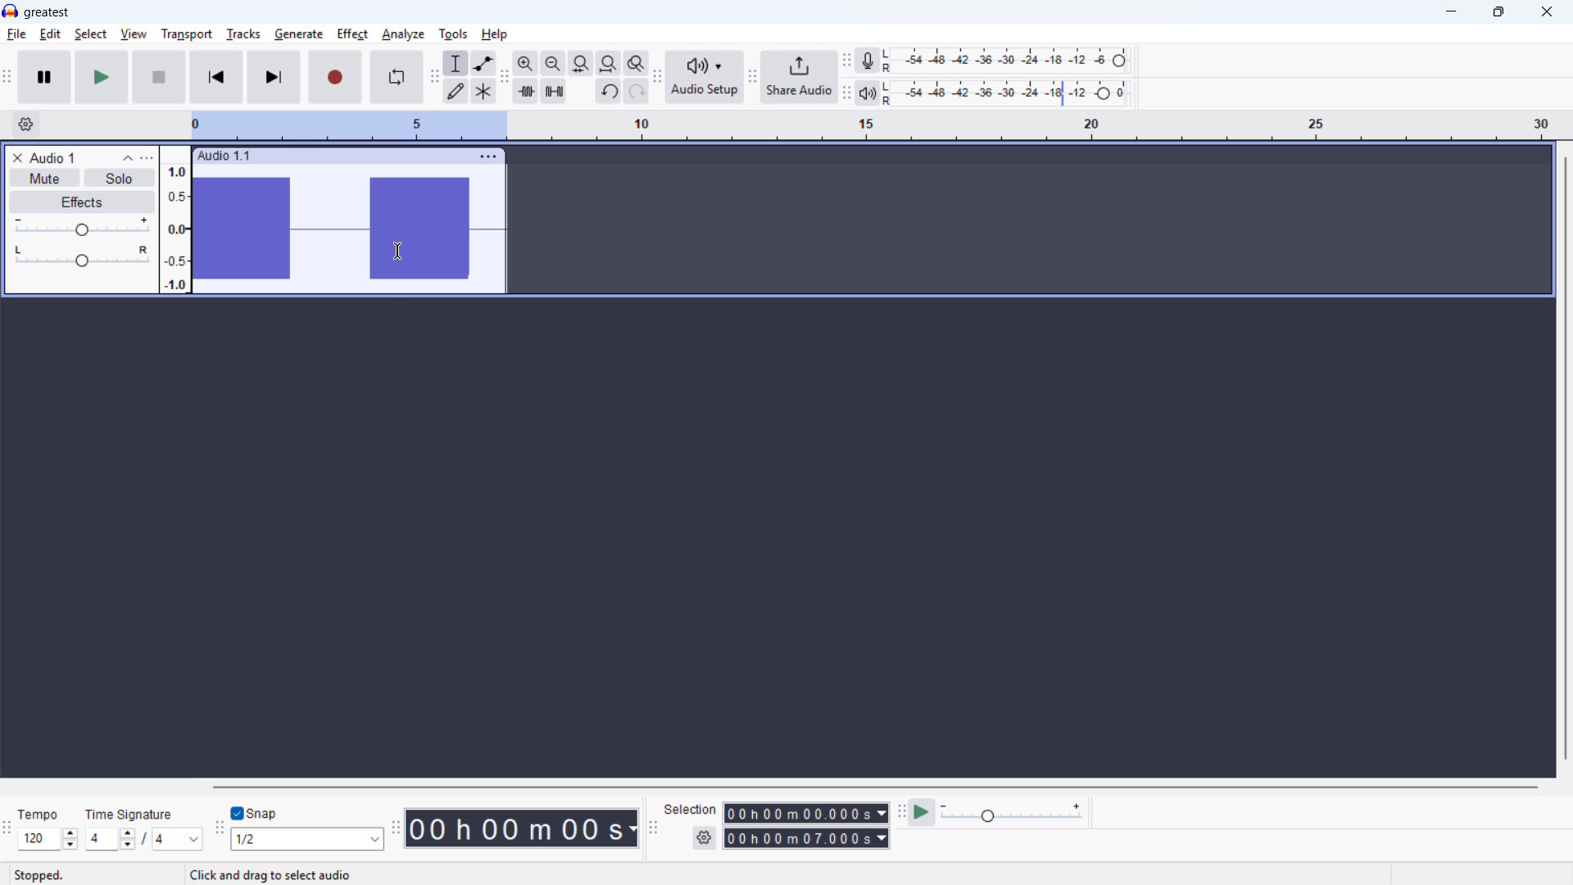 This screenshot has width=1573, height=885. Describe the element at coordinates (349, 228) in the screenshot. I see `Track wave form ` at that location.